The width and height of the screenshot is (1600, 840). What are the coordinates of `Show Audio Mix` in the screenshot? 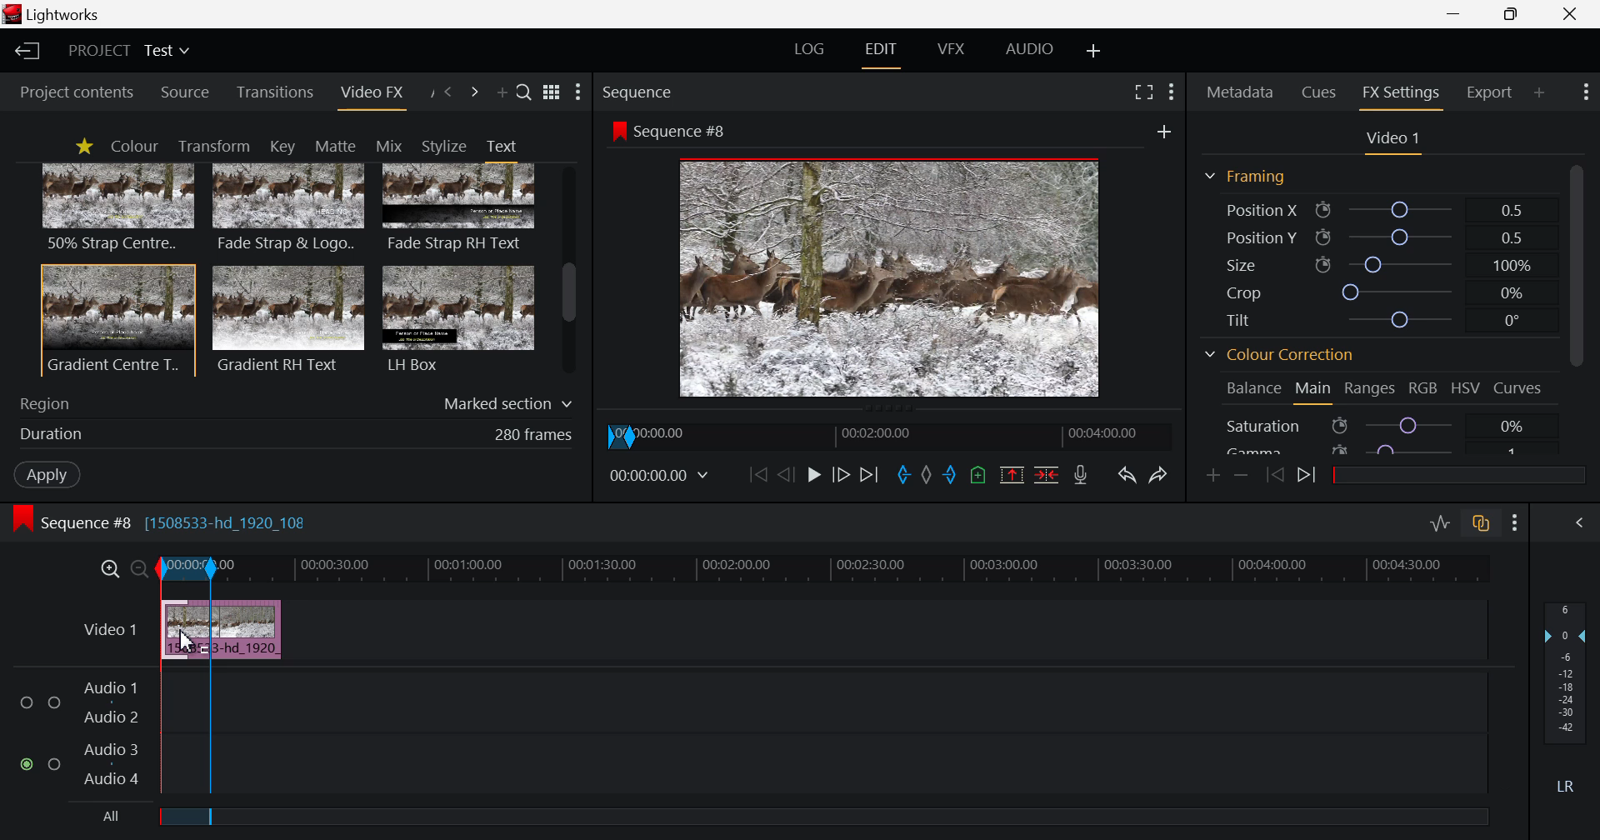 It's located at (1583, 523).